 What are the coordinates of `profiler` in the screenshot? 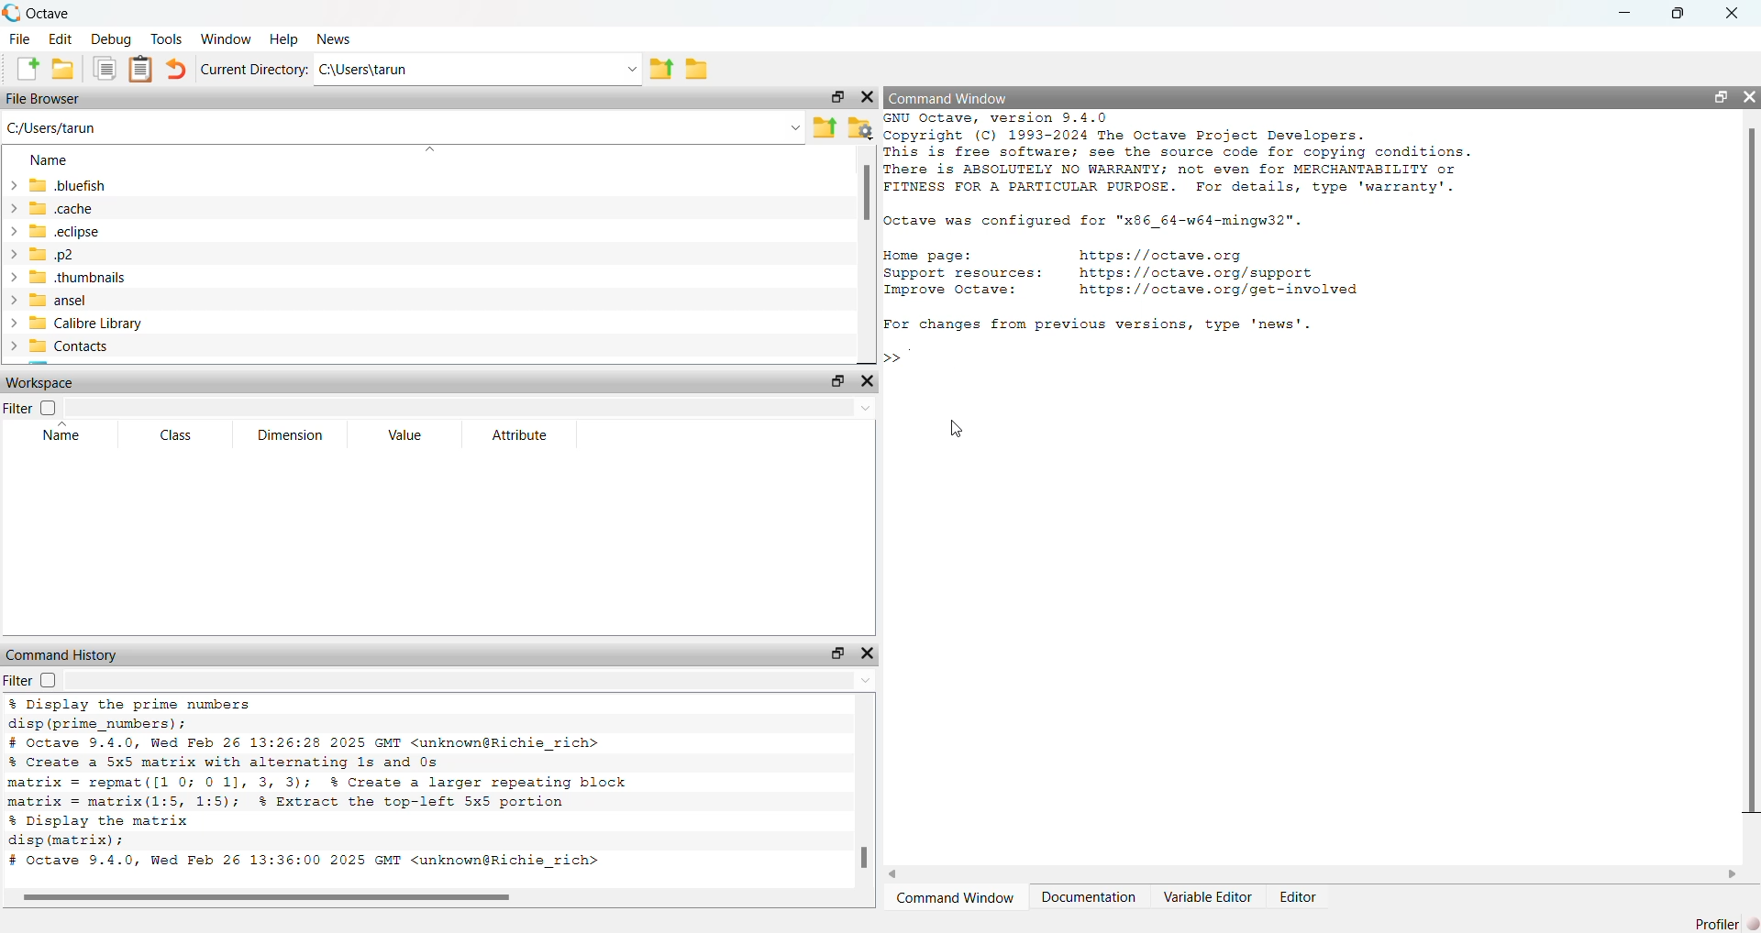 It's located at (1726, 919).